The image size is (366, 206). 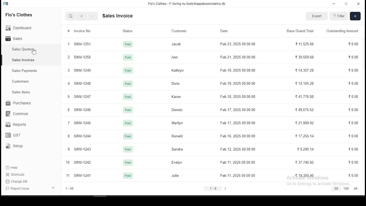 What do you see at coordinates (127, 44) in the screenshot?
I see `paid` at bounding box center [127, 44].